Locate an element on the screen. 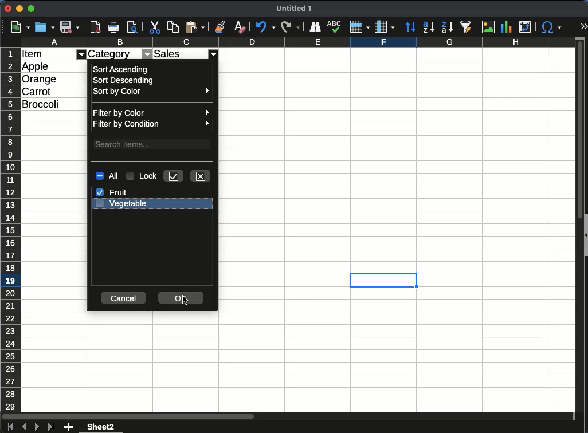 The width and height of the screenshot is (588, 433). cut is located at coordinates (155, 27).